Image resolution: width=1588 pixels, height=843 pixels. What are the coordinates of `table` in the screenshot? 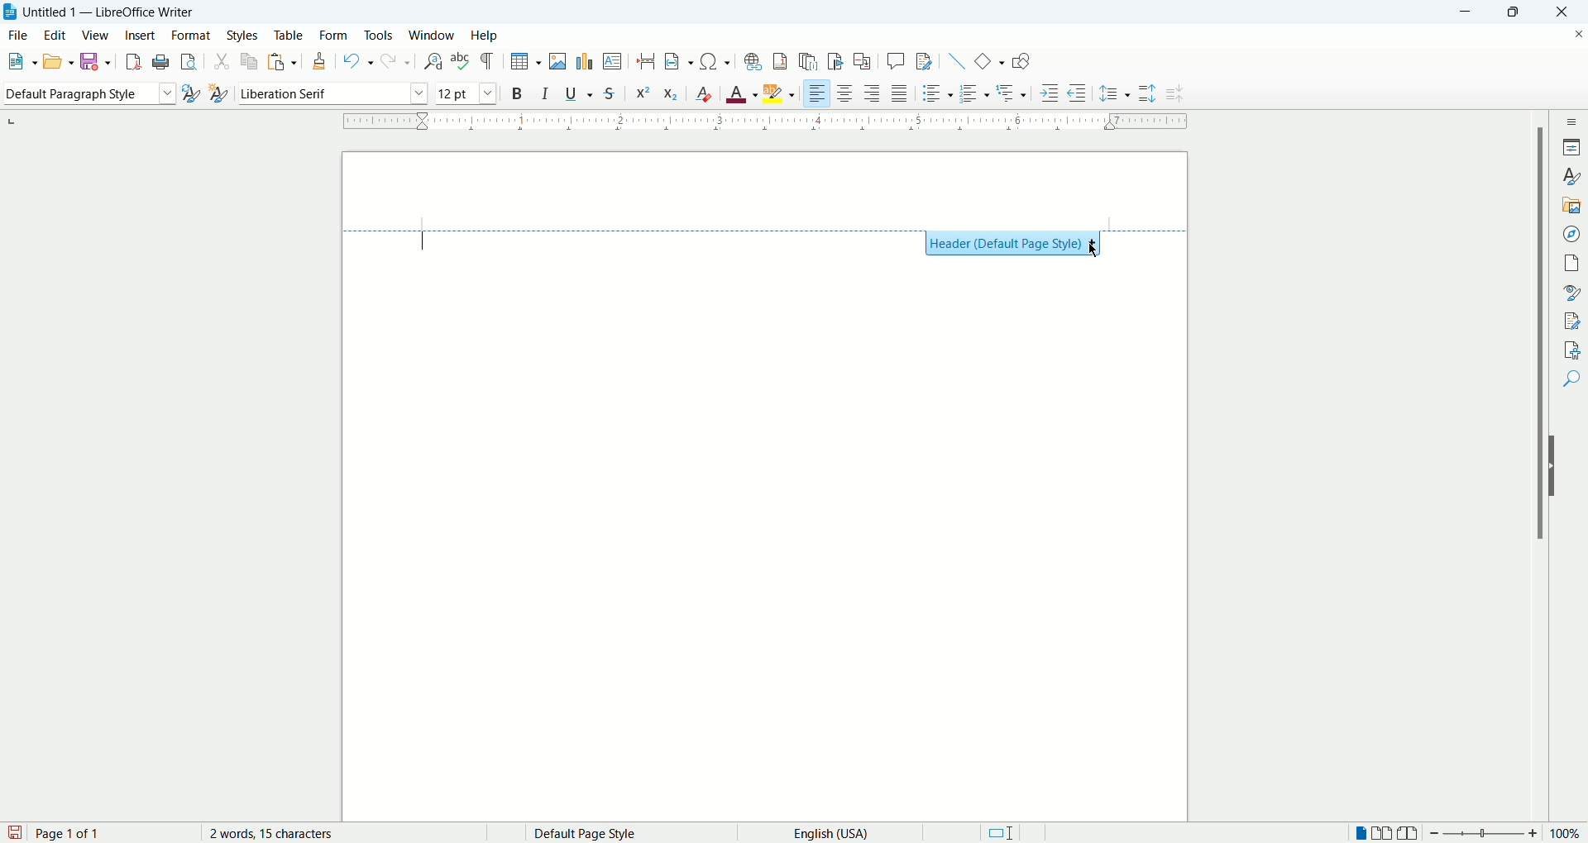 It's located at (287, 33).